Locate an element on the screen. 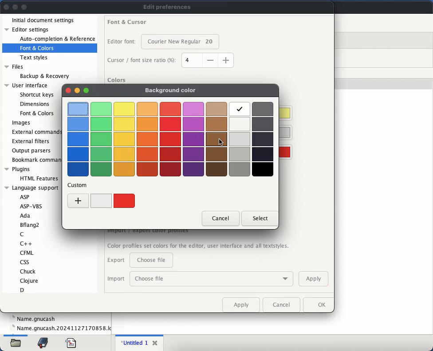 Image resolution: width=433 pixels, height=351 pixels. file is located at coordinates (16, 344).